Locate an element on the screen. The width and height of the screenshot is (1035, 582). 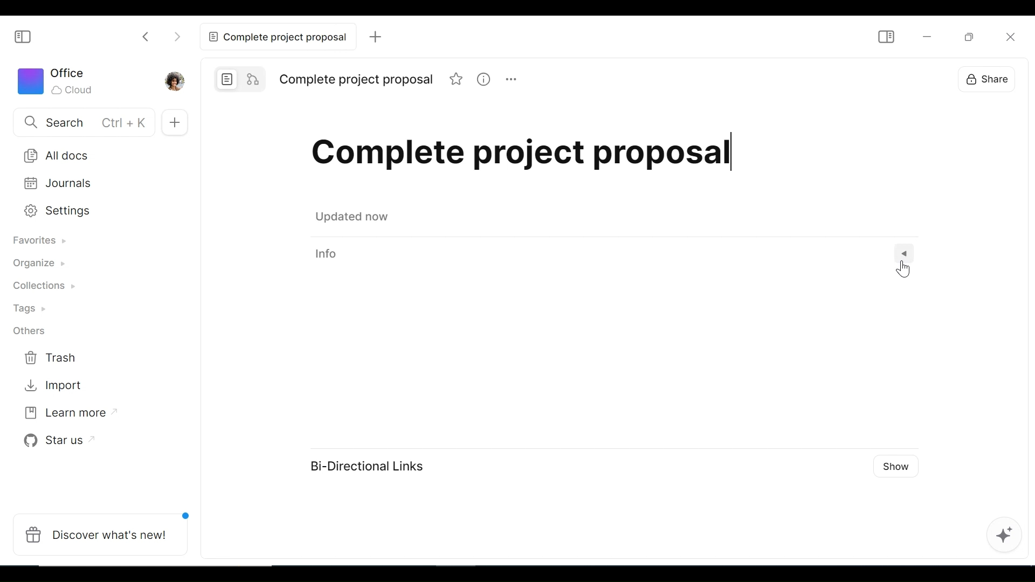
View Information is located at coordinates (613, 254).